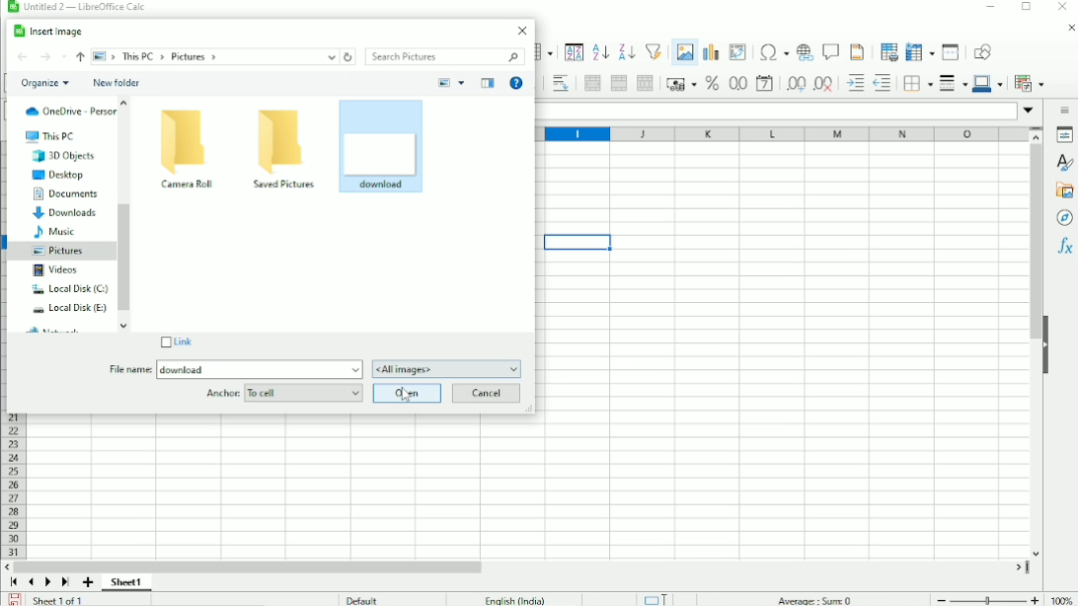  Describe the element at coordinates (14, 582) in the screenshot. I see `Scroll to first sheet` at that location.